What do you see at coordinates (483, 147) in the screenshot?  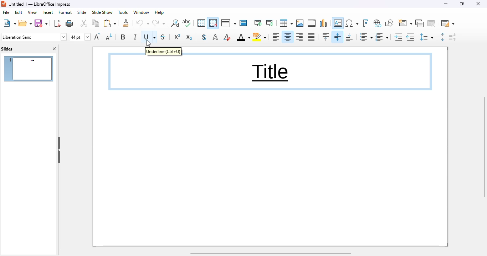 I see `vertical scroll bar` at bounding box center [483, 147].